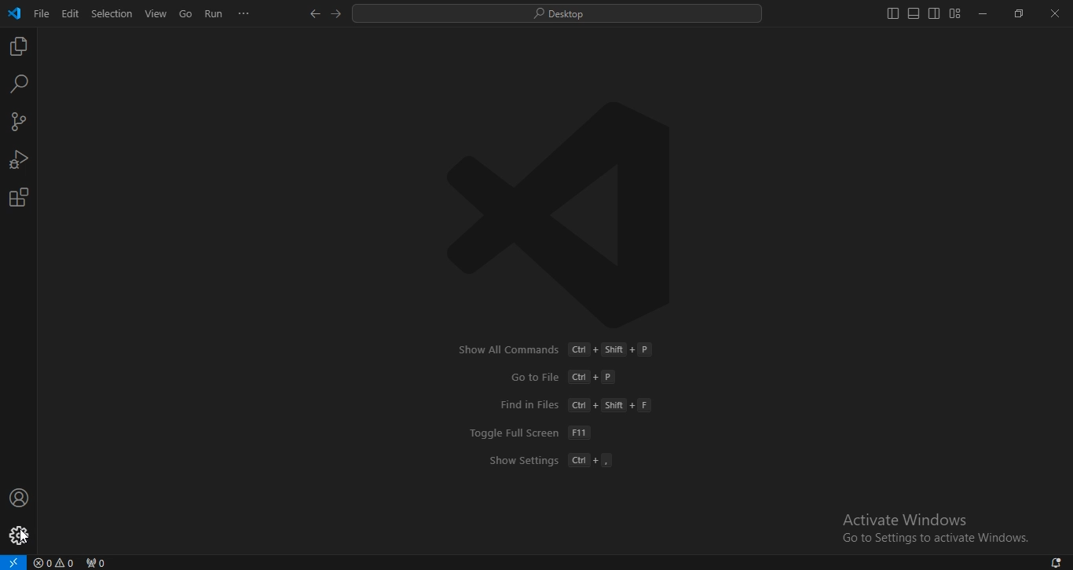  I want to click on text, so click(530, 433).